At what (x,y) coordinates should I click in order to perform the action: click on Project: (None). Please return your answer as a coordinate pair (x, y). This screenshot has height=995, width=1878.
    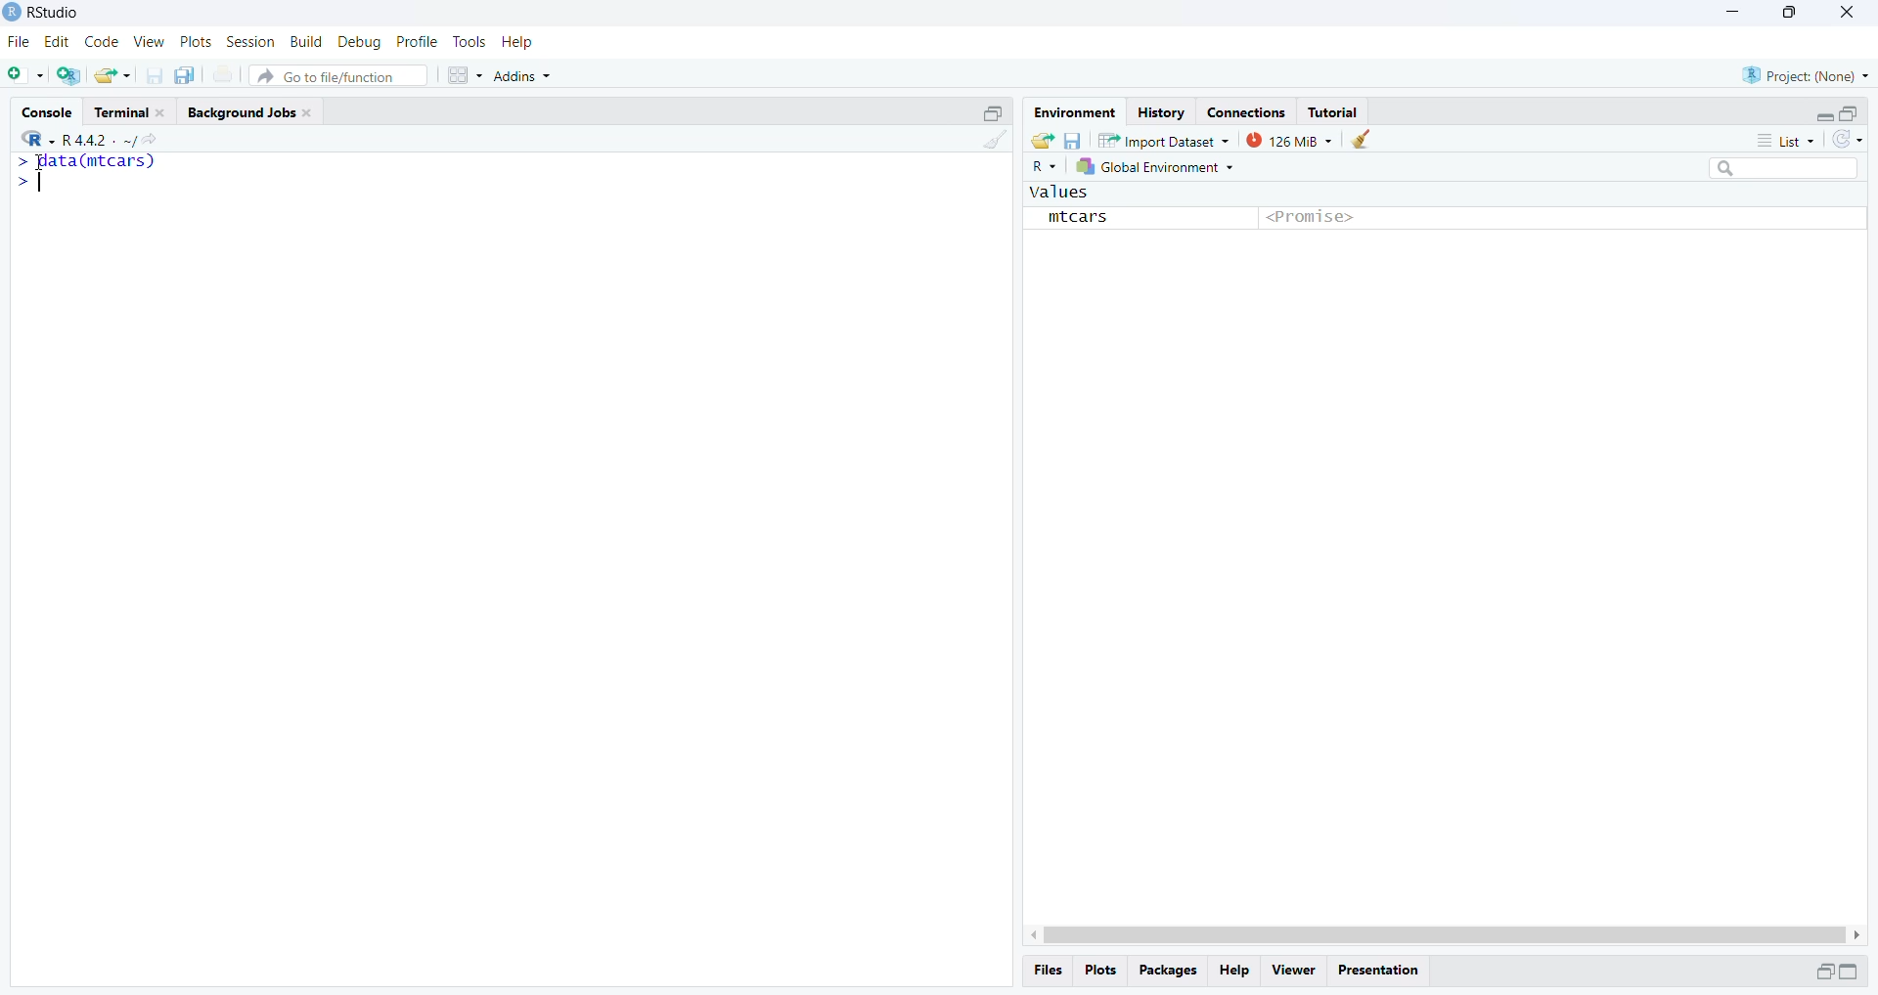
    Looking at the image, I should click on (1808, 74).